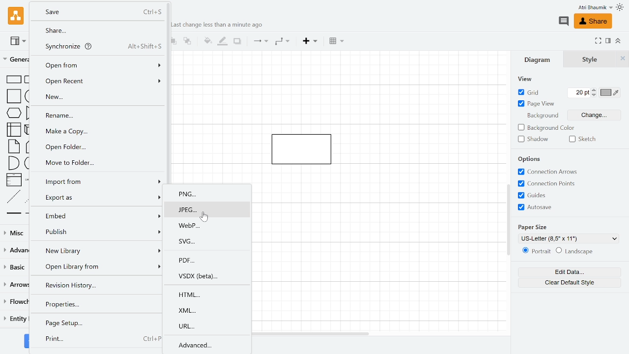 This screenshot has height=354, width=629. Describe the element at coordinates (553, 184) in the screenshot. I see `Connection points` at that location.